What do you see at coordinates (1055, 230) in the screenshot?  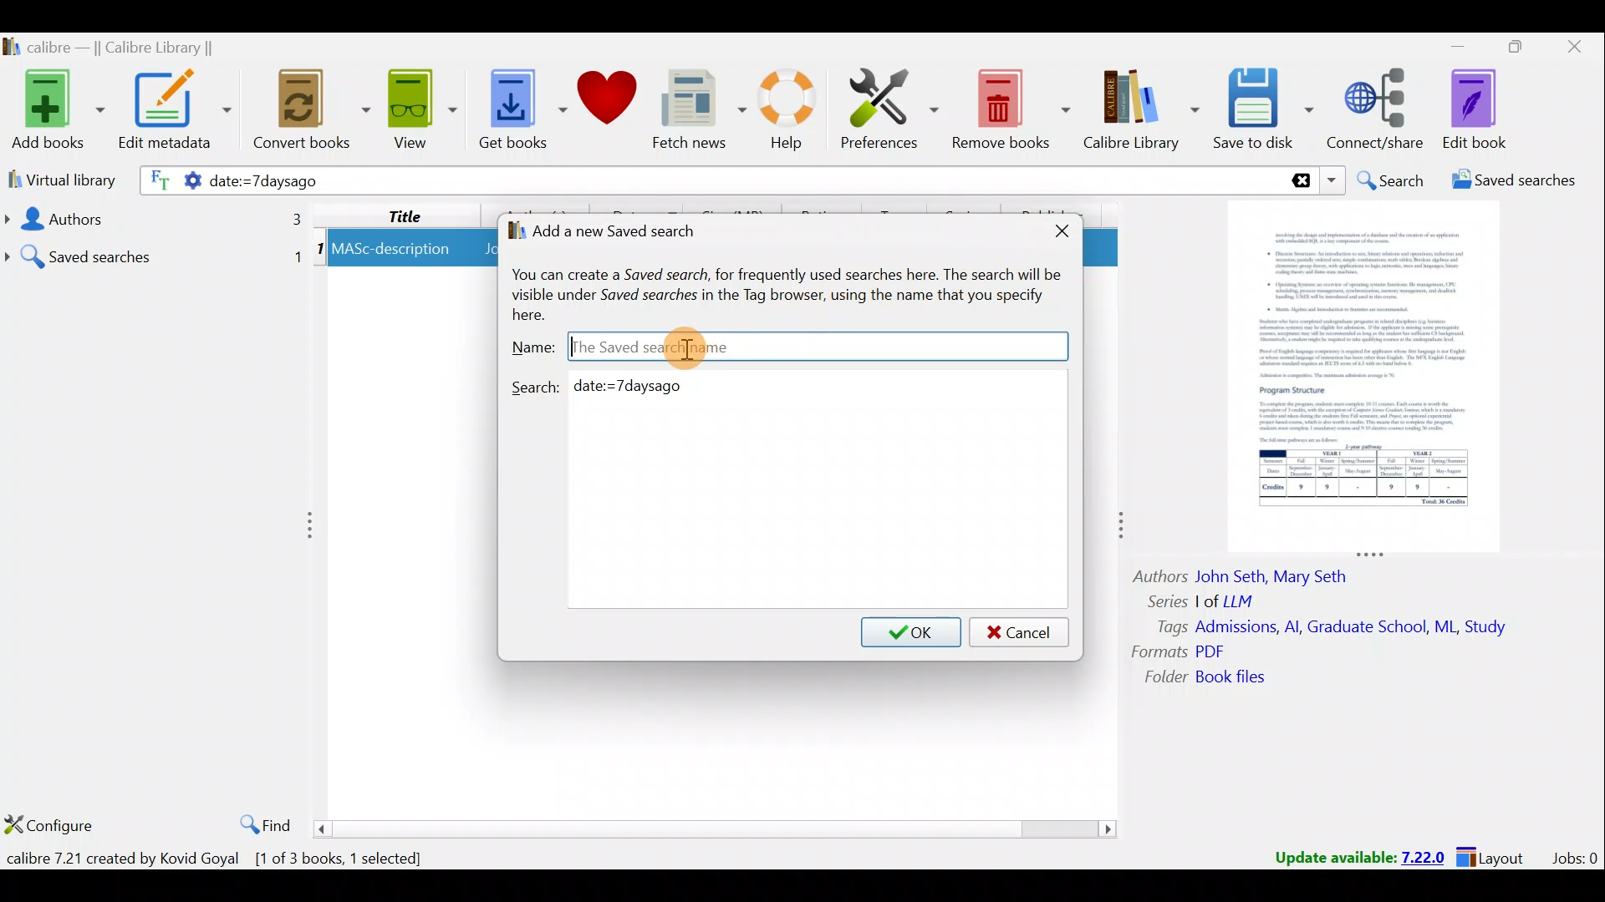 I see `Close` at bounding box center [1055, 230].